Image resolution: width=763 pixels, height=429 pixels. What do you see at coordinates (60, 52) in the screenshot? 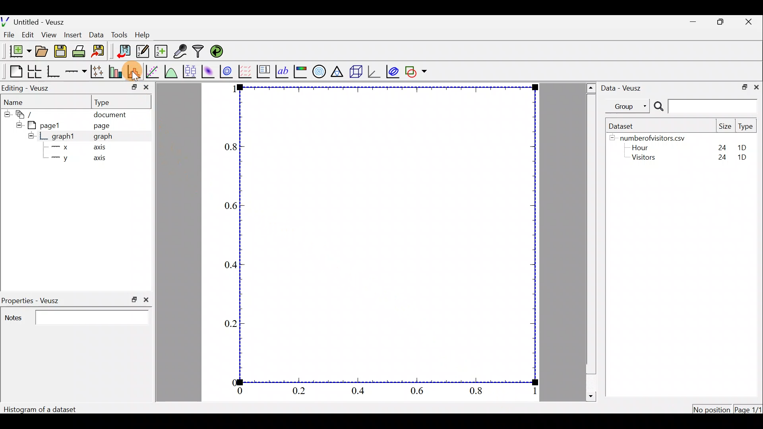
I see `save the document` at bounding box center [60, 52].